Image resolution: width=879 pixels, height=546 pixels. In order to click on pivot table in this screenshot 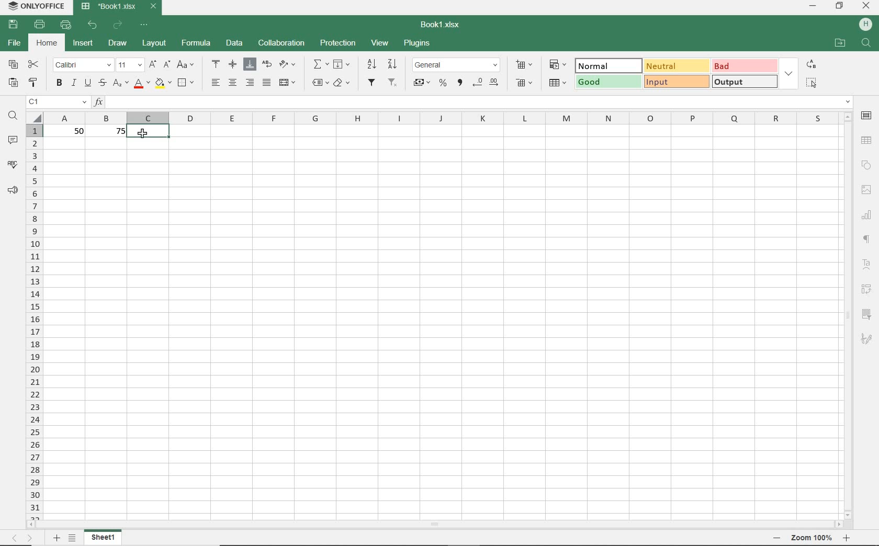, I will do `click(868, 288)`.